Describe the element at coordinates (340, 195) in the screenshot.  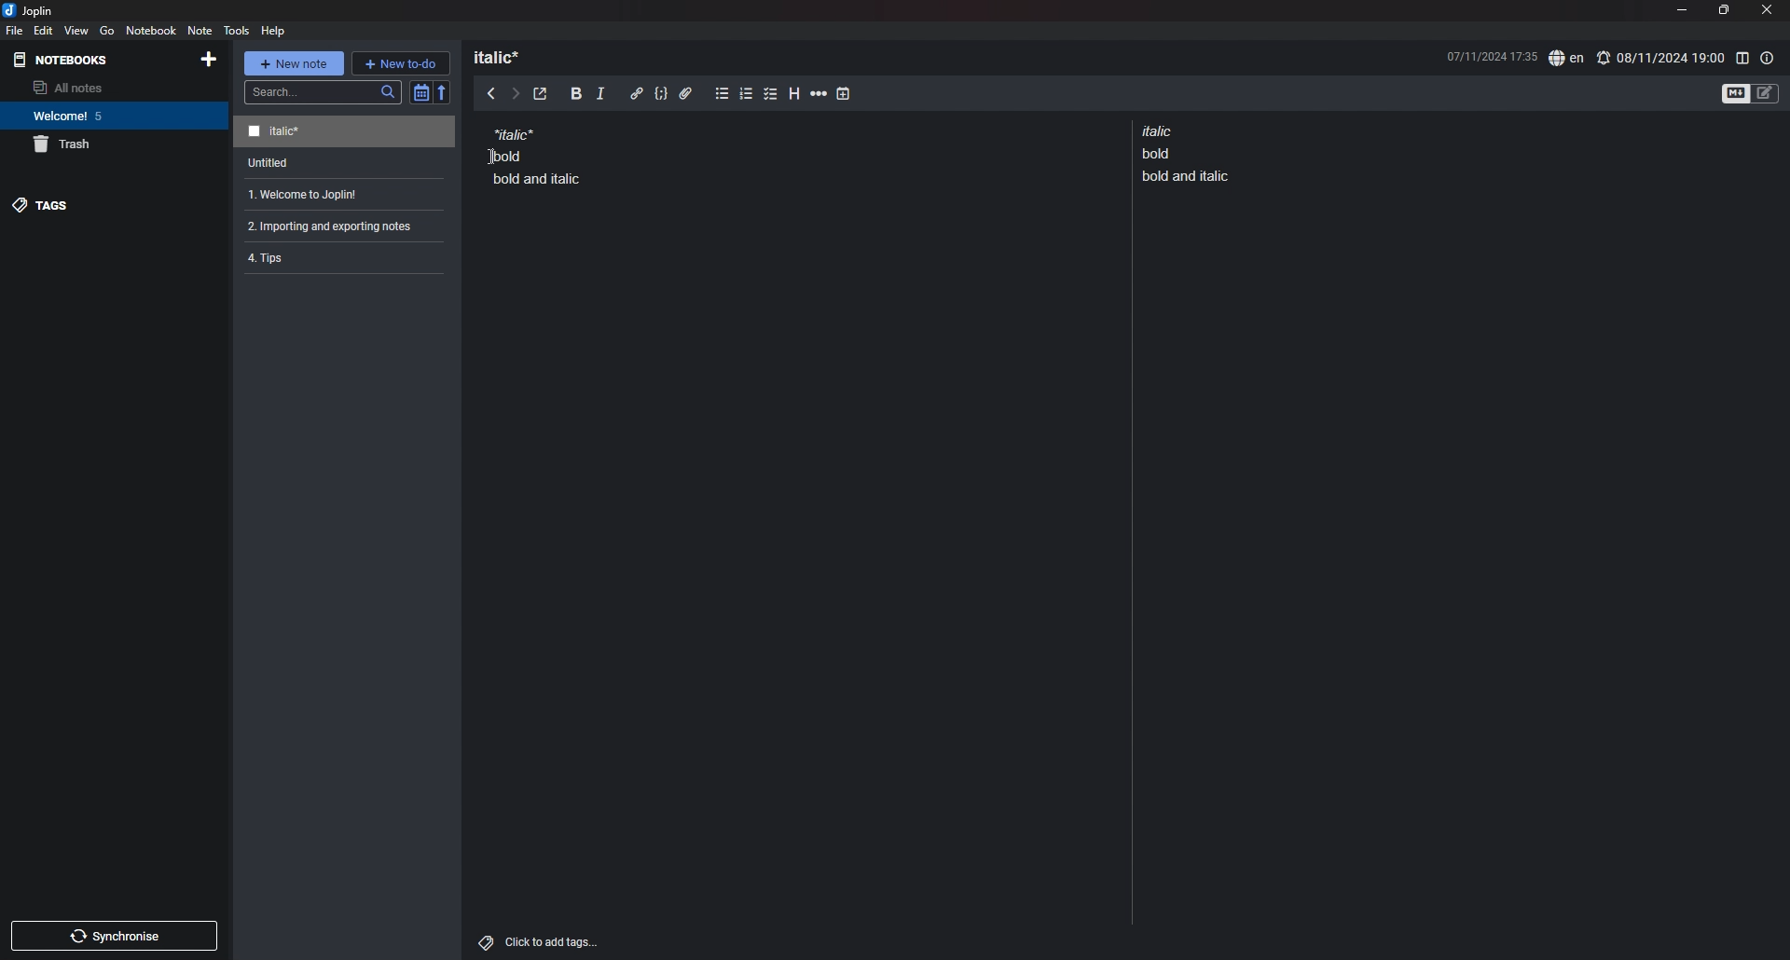
I see `note` at that location.